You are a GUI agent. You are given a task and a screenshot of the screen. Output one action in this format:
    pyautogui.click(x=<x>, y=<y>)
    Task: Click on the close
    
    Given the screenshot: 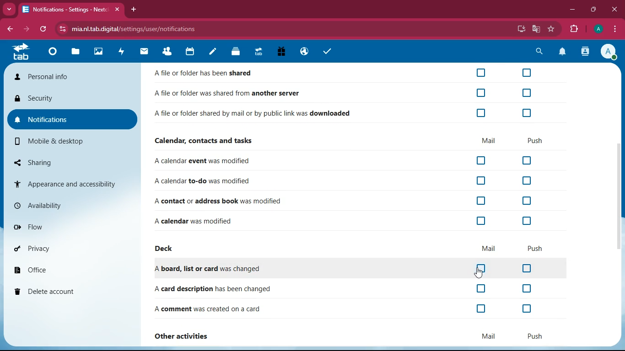 What is the action you would take?
    pyautogui.click(x=119, y=10)
    